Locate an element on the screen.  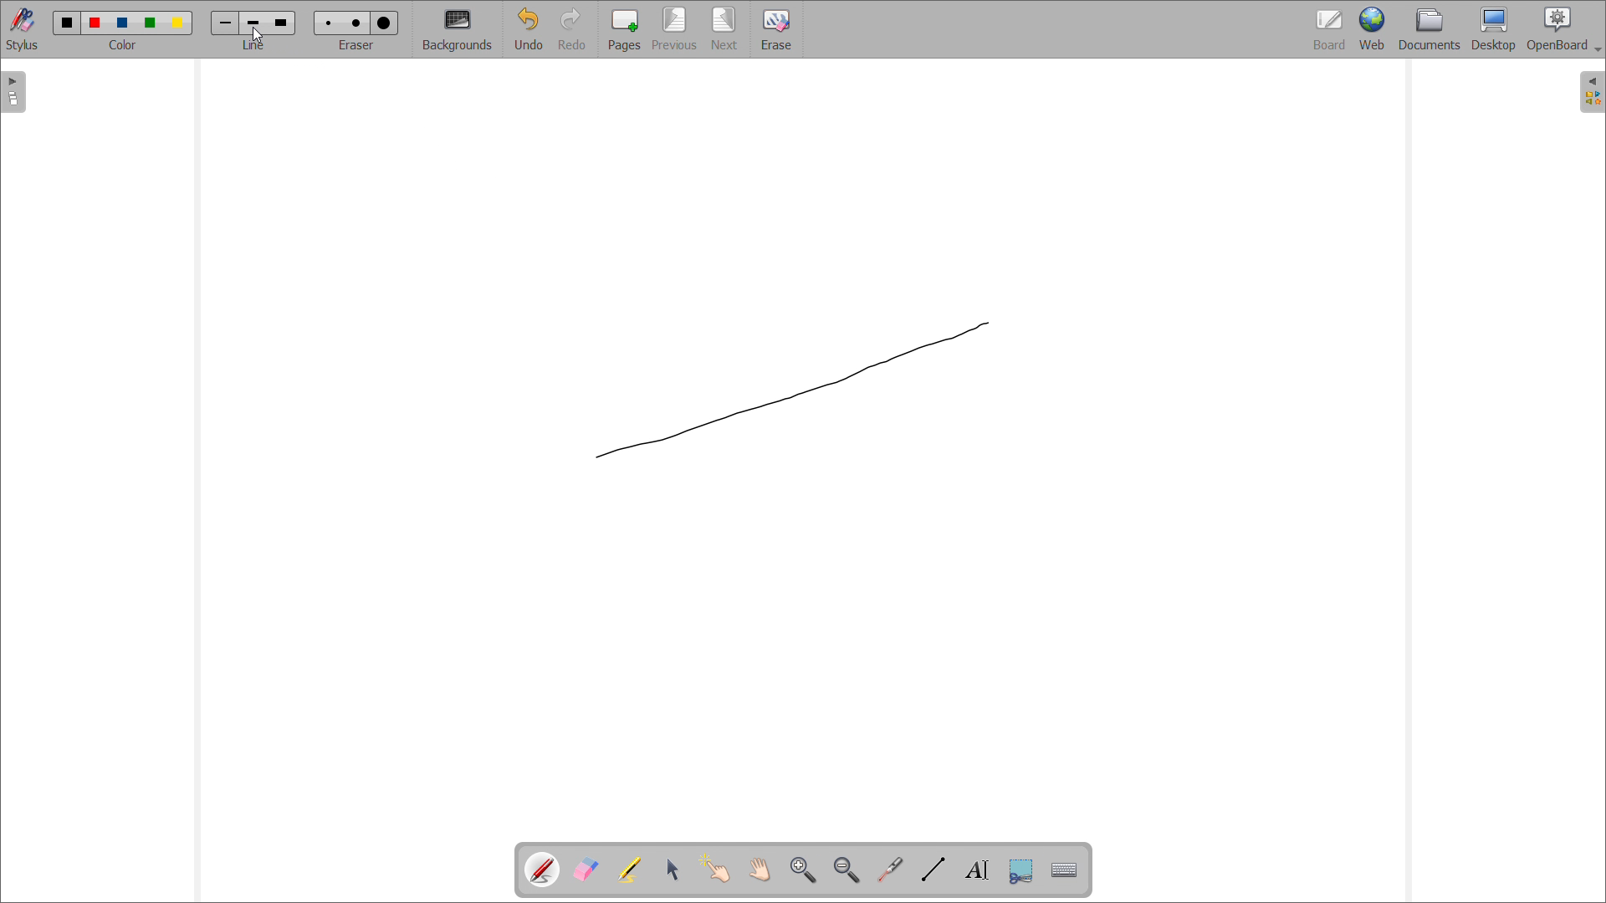
zoom in is located at coordinates (804, 870).